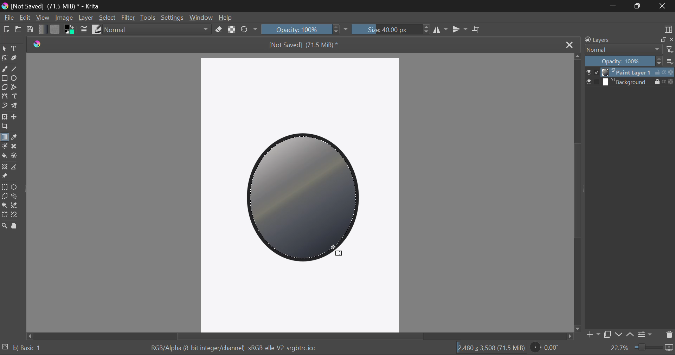  I want to click on Settings, so click(646, 334).